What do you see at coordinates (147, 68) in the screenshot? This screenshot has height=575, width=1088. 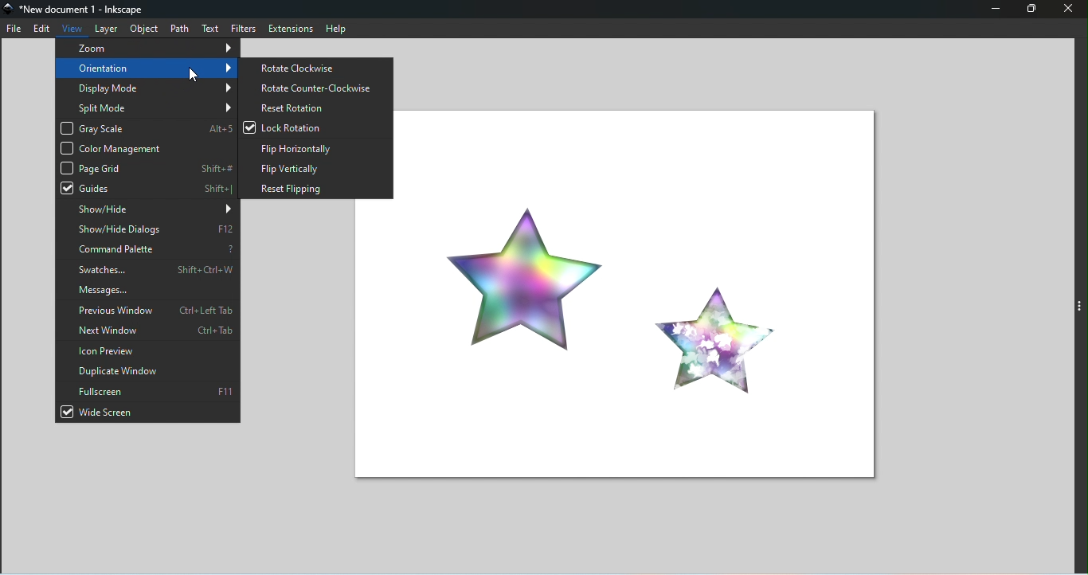 I see `Orientation` at bounding box center [147, 68].